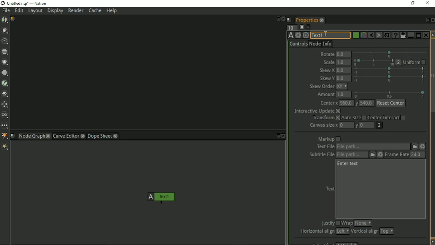 The image size is (435, 245). What do you see at coordinates (330, 36) in the screenshot?
I see `Text1` at bounding box center [330, 36].